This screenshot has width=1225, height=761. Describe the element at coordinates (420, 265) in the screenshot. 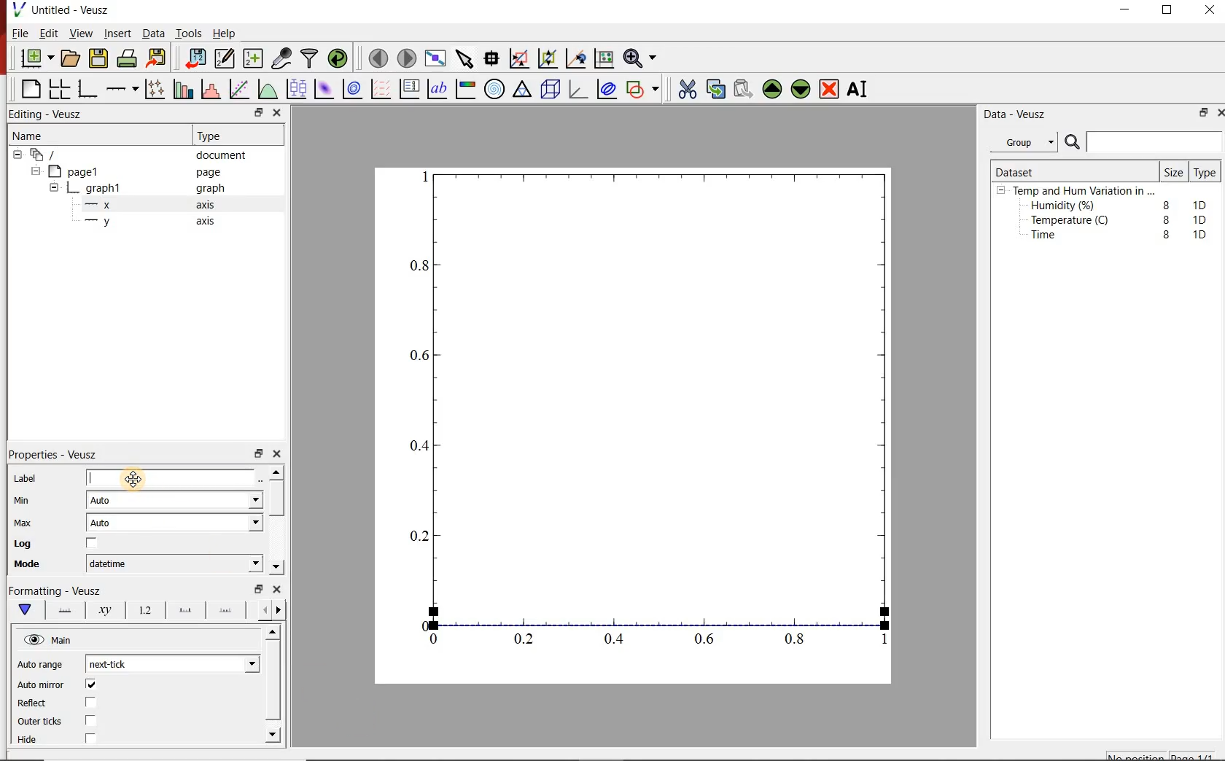

I see `0.8` at that location.